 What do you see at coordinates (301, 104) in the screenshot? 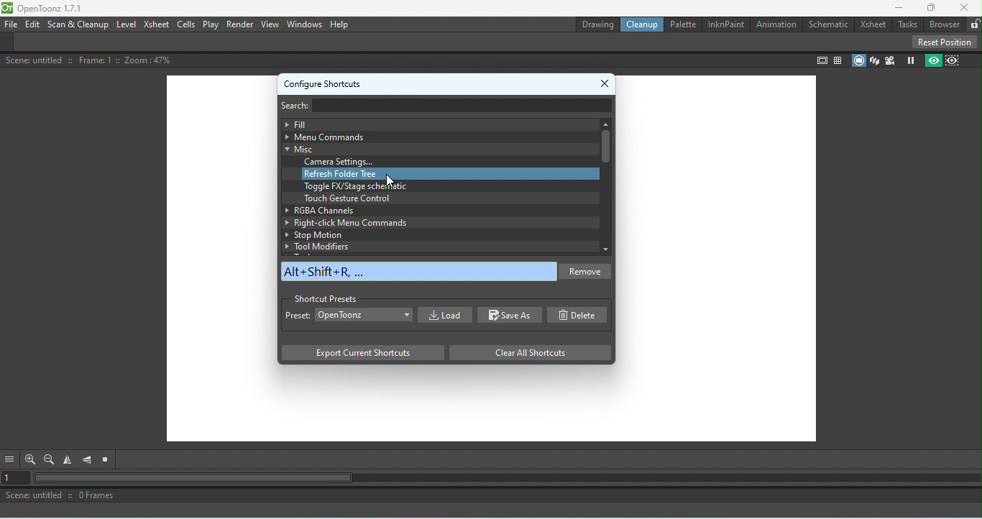
I see `Search` at bounding box center [301, 104].